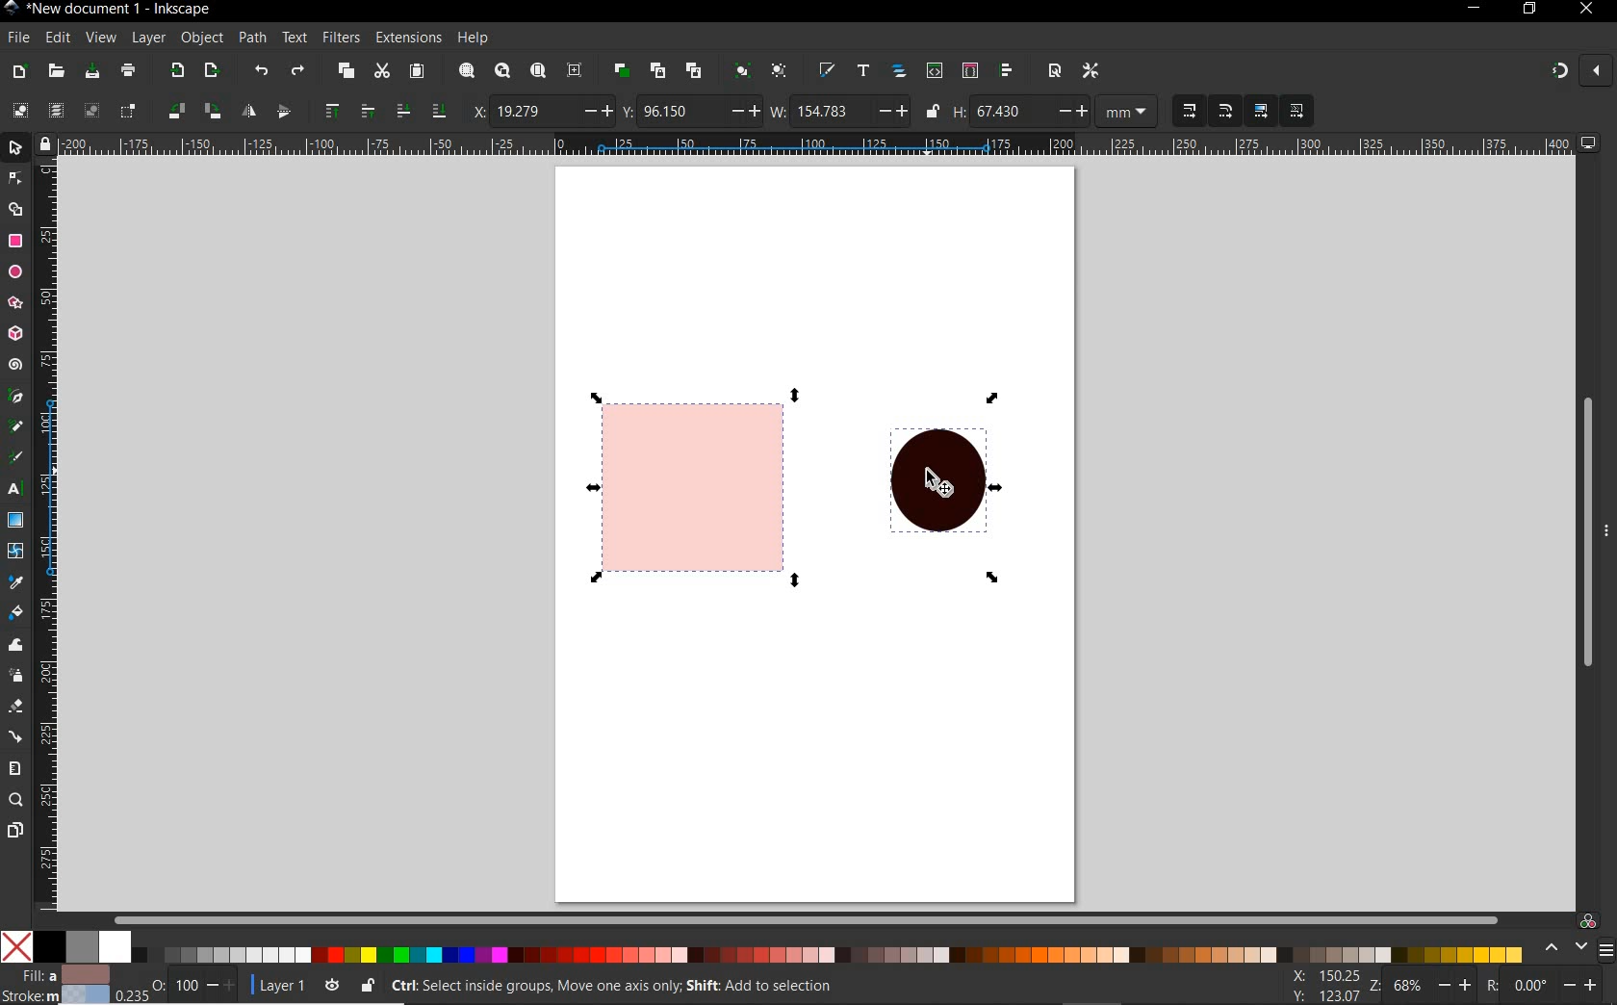 The image size is (1617, 1005). Describe the element at coordinates (1580, 69) in the screenshot. I see `snapping on and off` at that location.